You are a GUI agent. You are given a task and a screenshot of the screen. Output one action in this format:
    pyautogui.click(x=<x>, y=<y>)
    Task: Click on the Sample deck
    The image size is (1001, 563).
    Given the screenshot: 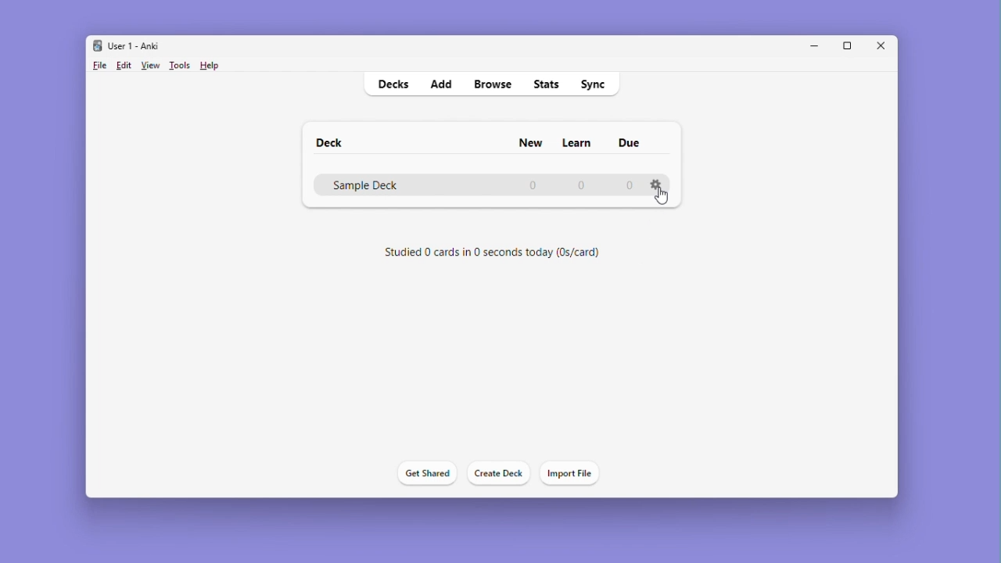 What is the action you would take?
    pyautogui.click(x=399, y=185)
    